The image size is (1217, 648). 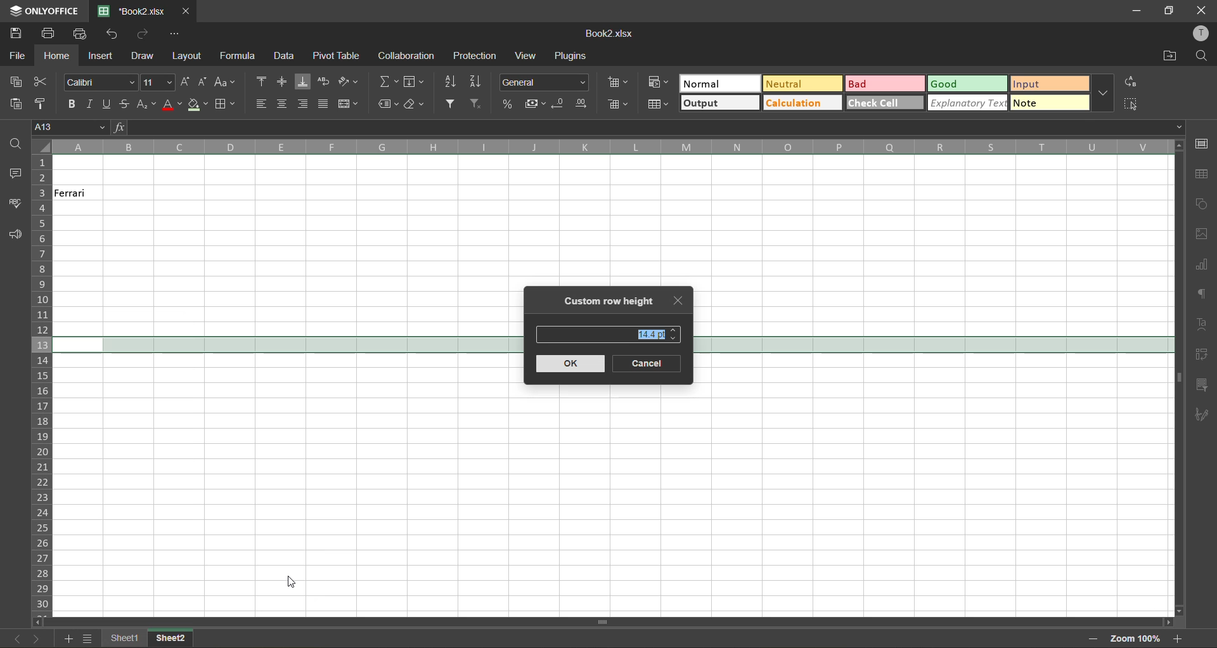 What do you see at coordinates (20, 83) in the screenshot?
I see `copy` at bounding box center [20, 83].